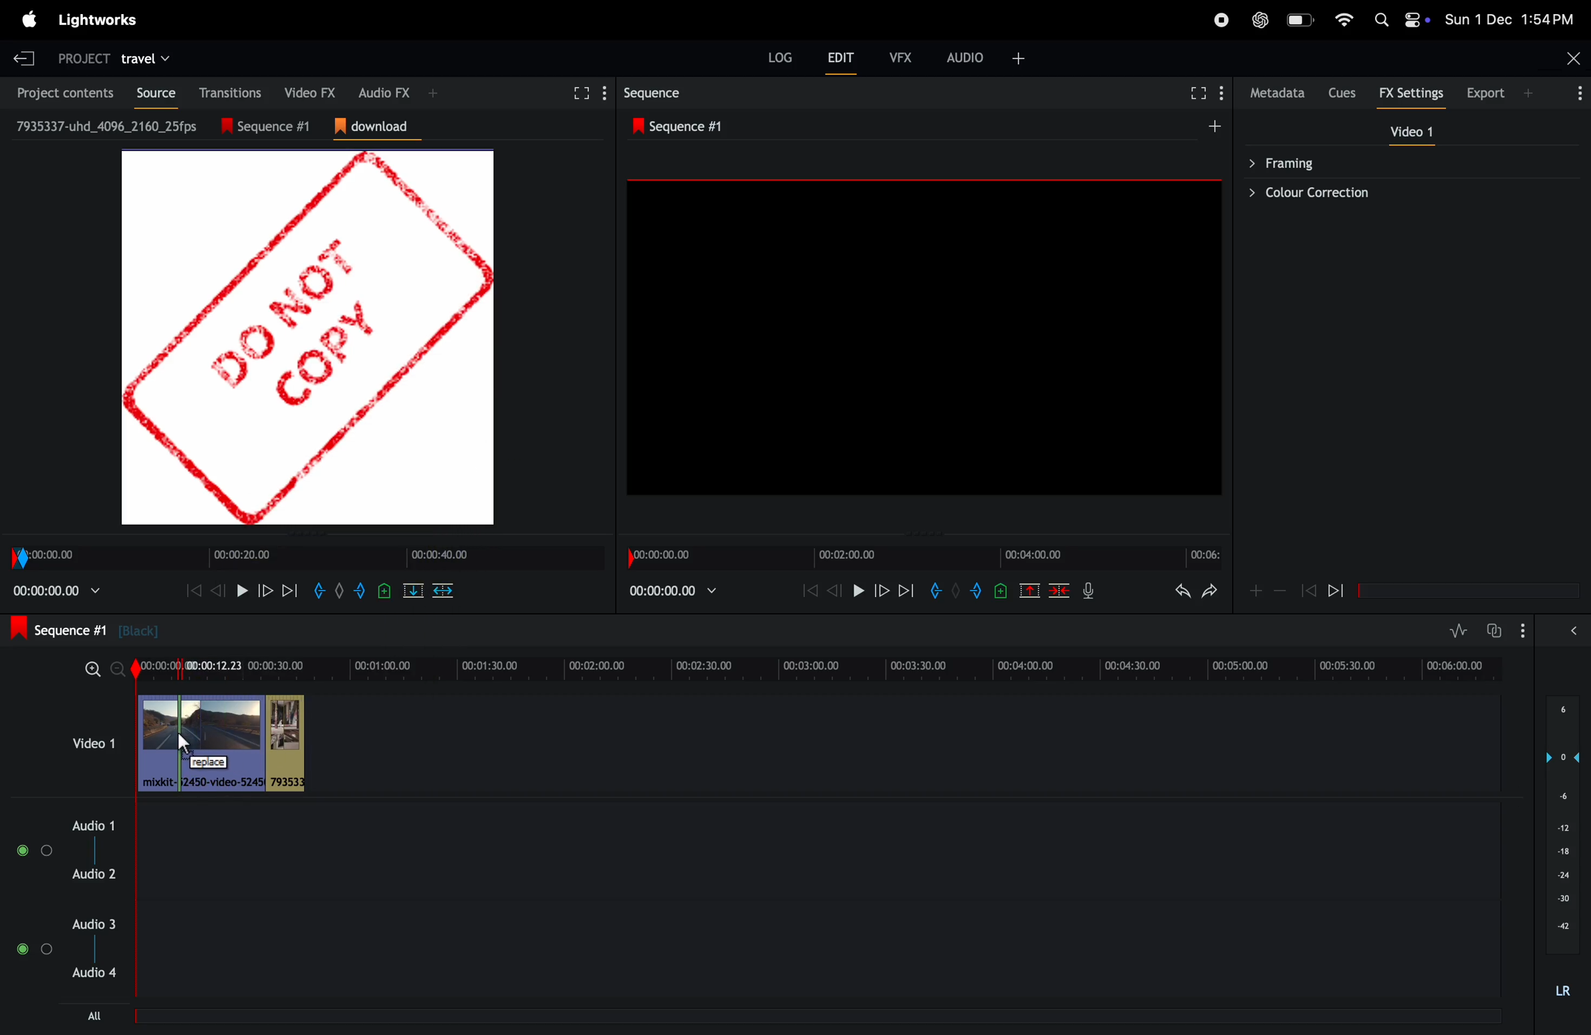  Describe the element at coordinates (97, 20) in the screenshot. I see `lightworks` at that location.